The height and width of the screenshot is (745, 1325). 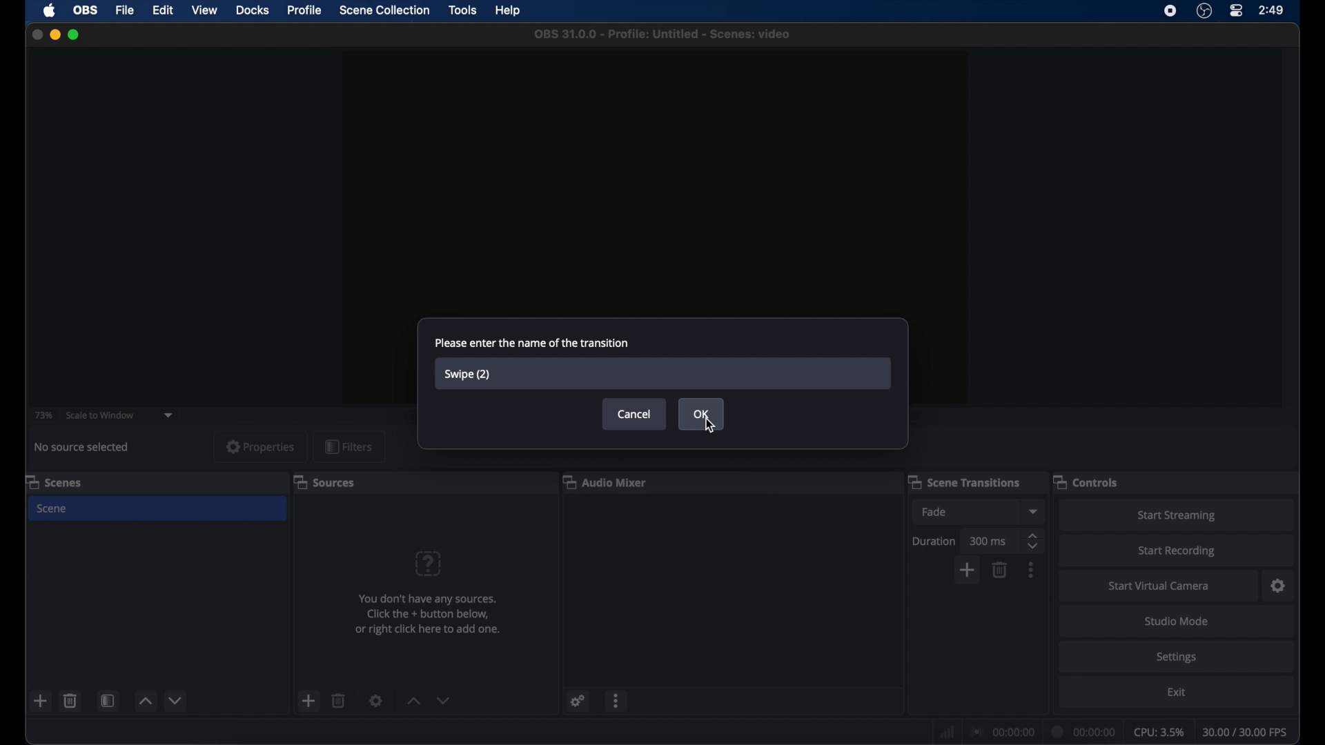 What do you see at coordinates (1273, 10) in the screenshot?
I see `time` at bounding box center [1273, 10].